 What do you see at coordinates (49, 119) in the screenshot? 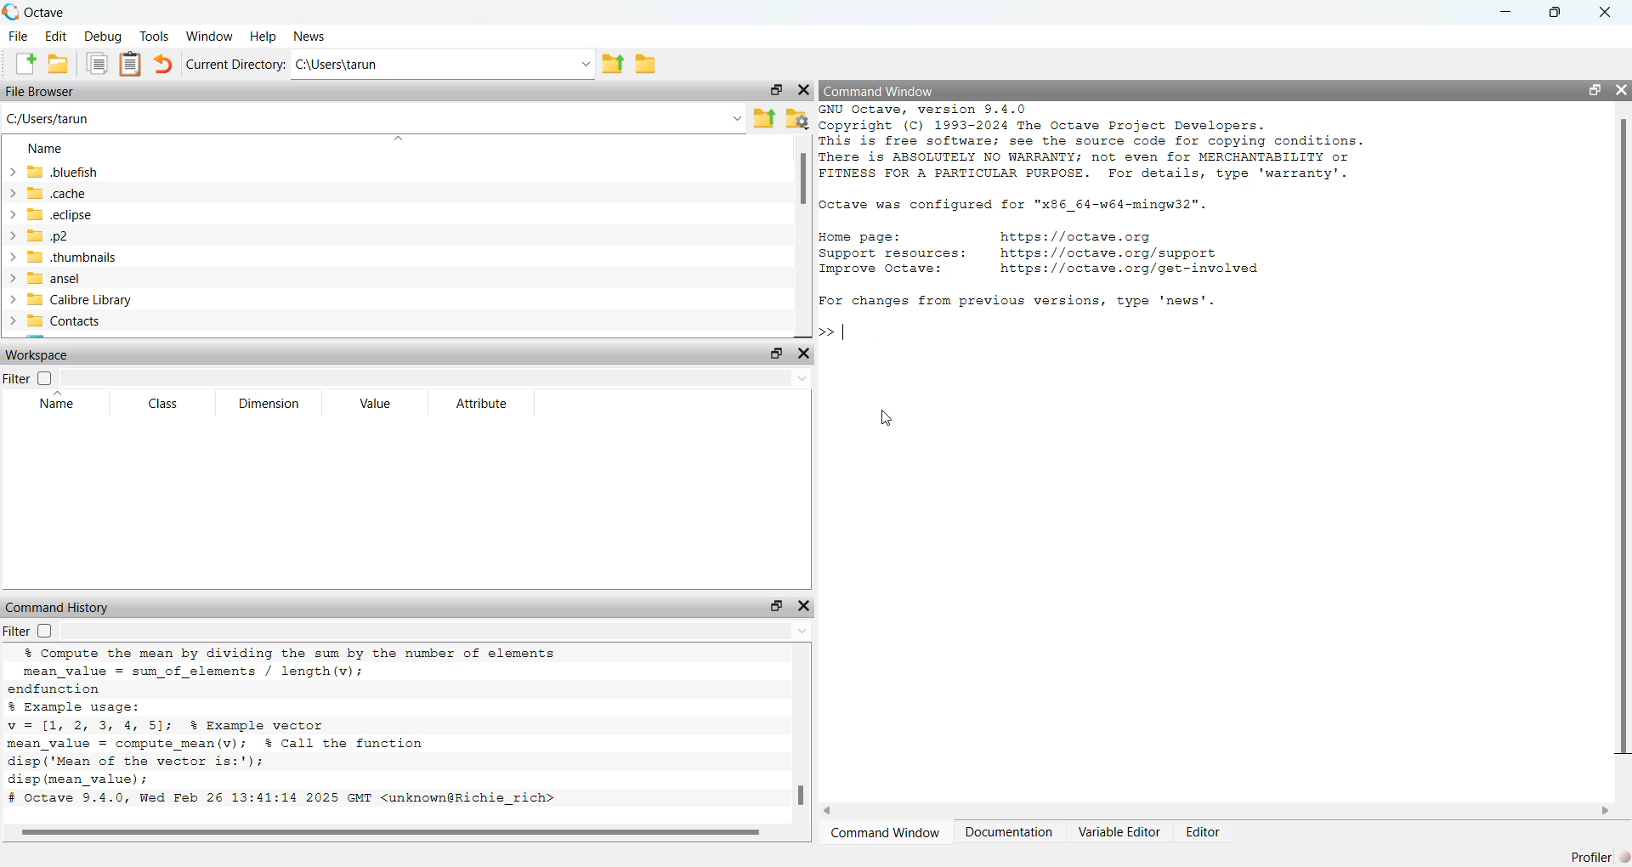
I see `C:/Users/tarun` at bounding box center [49, 119].